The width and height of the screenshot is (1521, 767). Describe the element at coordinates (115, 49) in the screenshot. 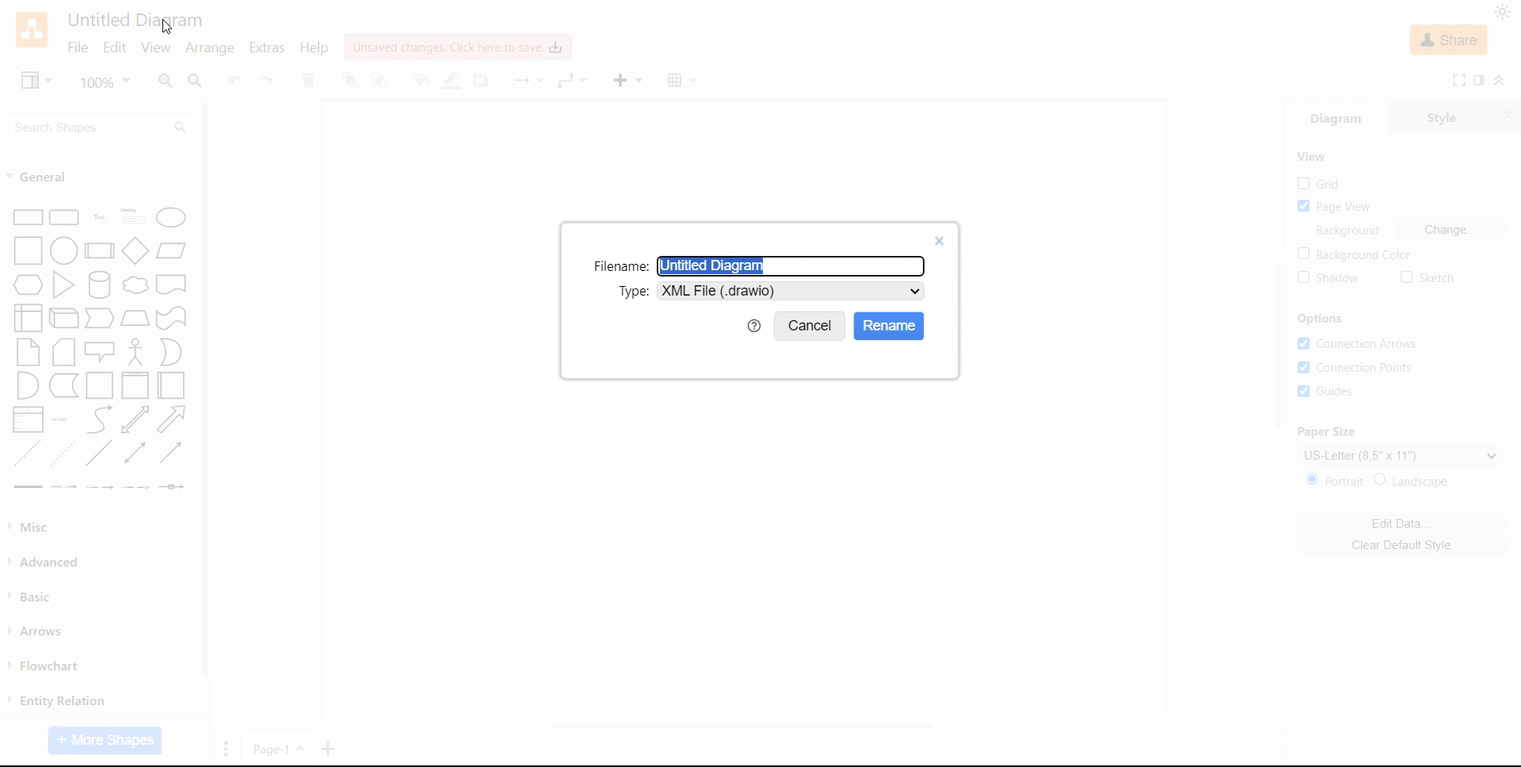

I see `Edit ` at that location.